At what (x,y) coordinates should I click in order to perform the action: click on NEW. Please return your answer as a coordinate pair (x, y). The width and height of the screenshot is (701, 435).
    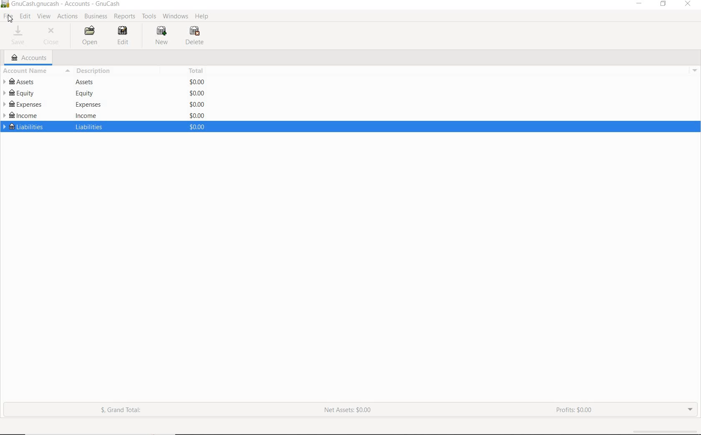
    Looking at the image, I should click on (161, 37).